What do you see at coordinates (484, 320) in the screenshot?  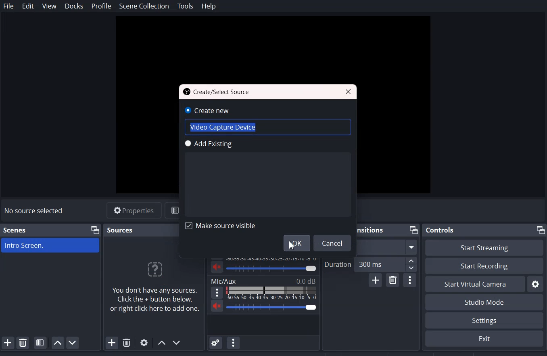 I see `Settings` at bounding box center [484, 320].